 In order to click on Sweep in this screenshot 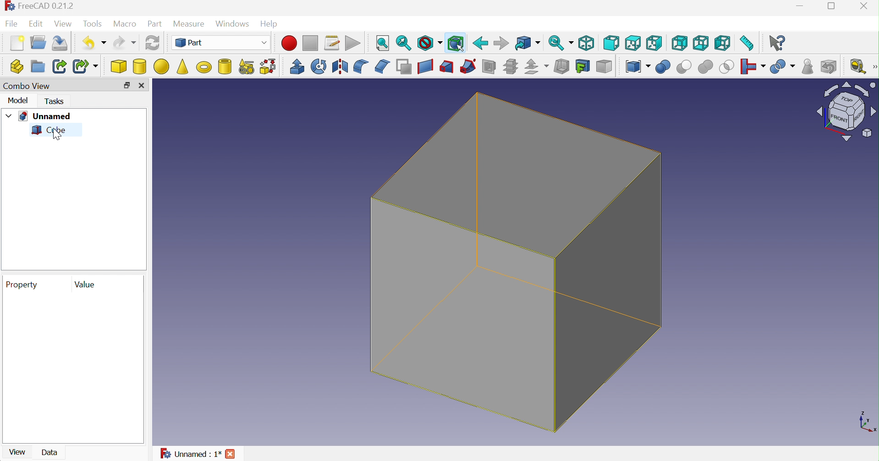, I will do `click(466, 66)`.